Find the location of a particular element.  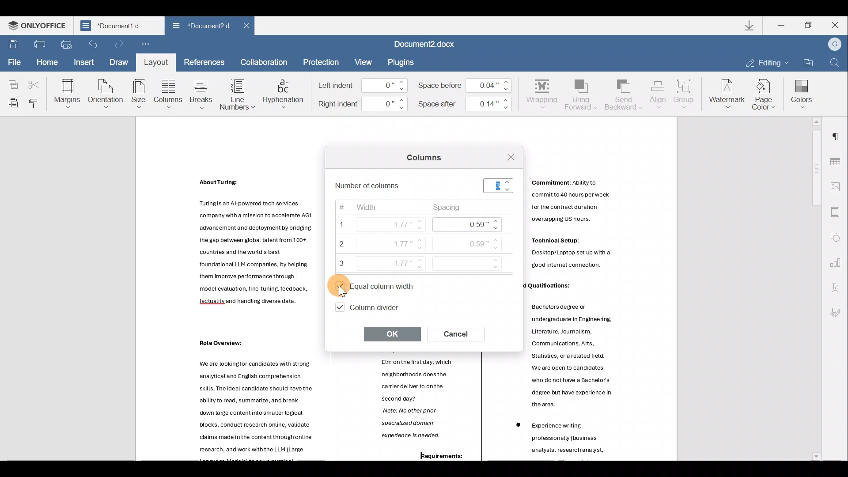

Redo is located at coordinates (120, 45).